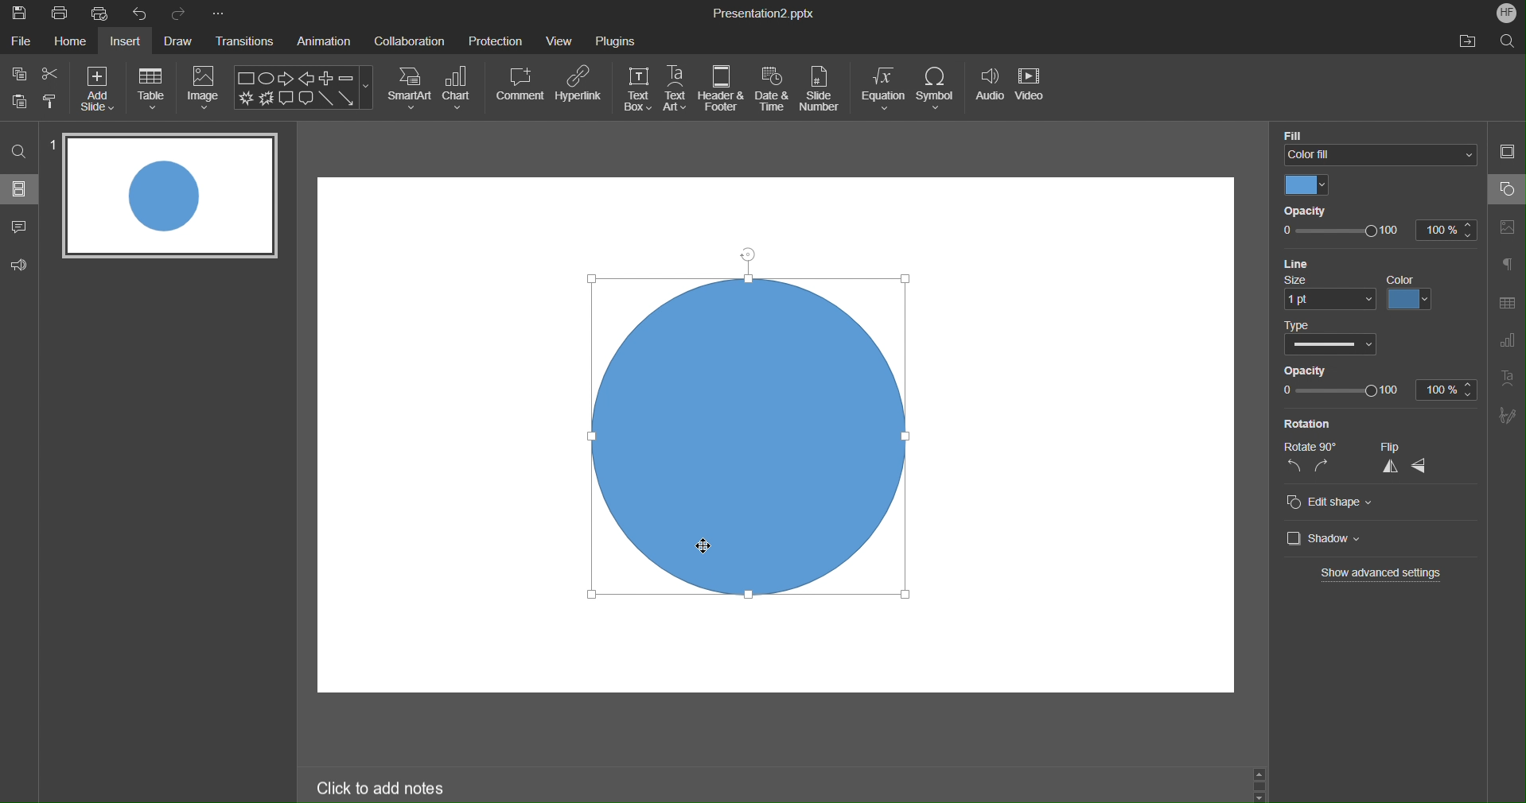  I want to click on Color FIll, so click(1376, 144).